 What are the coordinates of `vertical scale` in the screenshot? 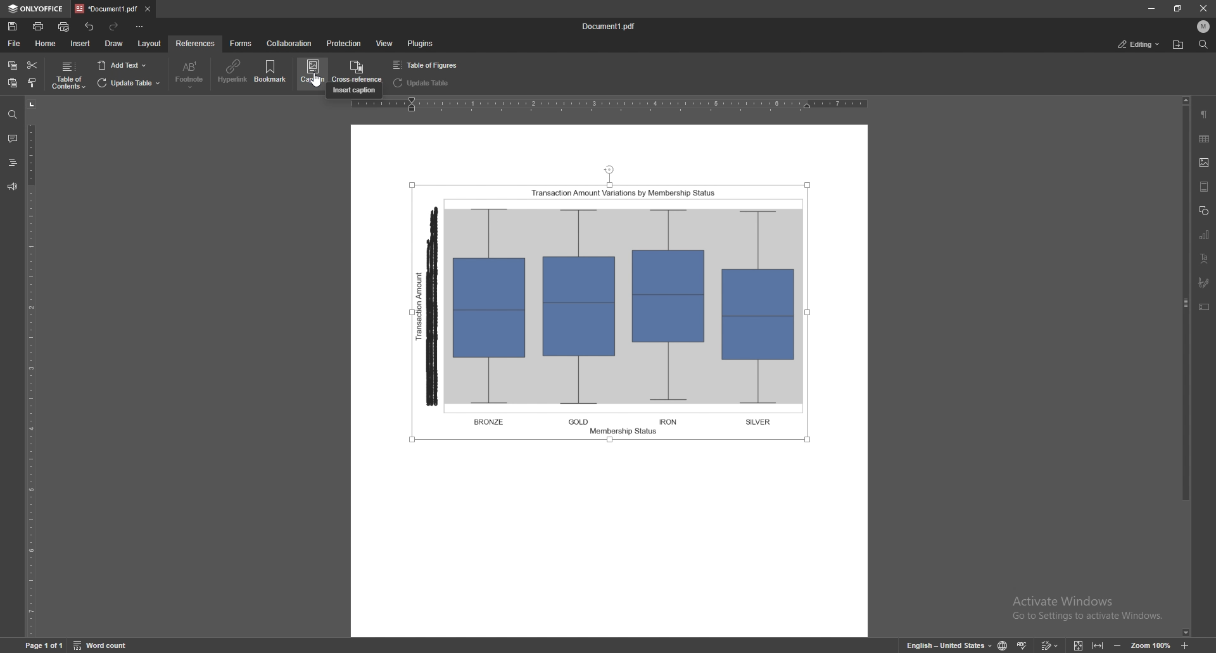 It's located at (36, 368).